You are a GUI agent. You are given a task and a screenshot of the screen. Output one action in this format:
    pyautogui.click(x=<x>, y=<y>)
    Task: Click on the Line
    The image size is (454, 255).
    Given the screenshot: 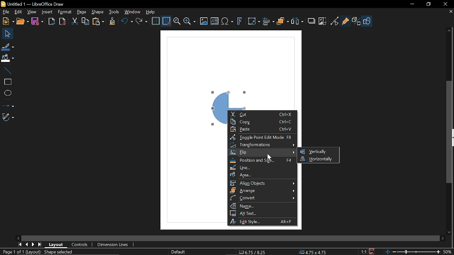 What is the action you would take?
    pyautogui.click(x=7, y=70)
    